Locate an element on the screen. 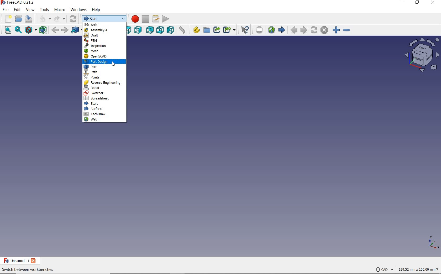 Image resolution: width=441 pixels, height=274 pixels. REFRESH WEB PAGE is located at coordinates (314, 30).